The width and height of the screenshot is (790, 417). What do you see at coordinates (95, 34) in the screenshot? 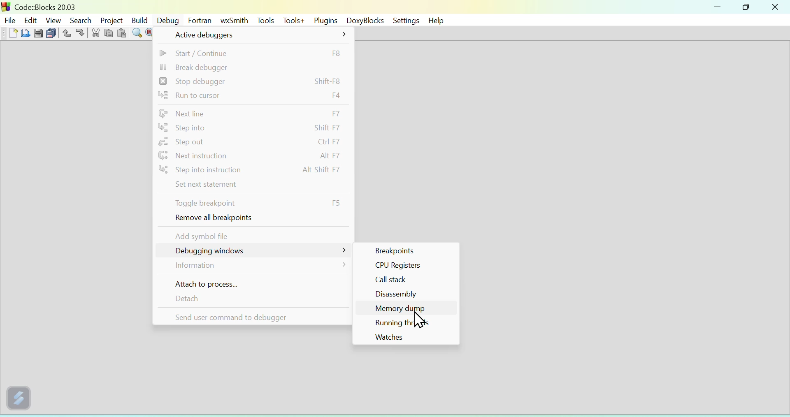
I see `cut ` at bounding box center [95, 34].